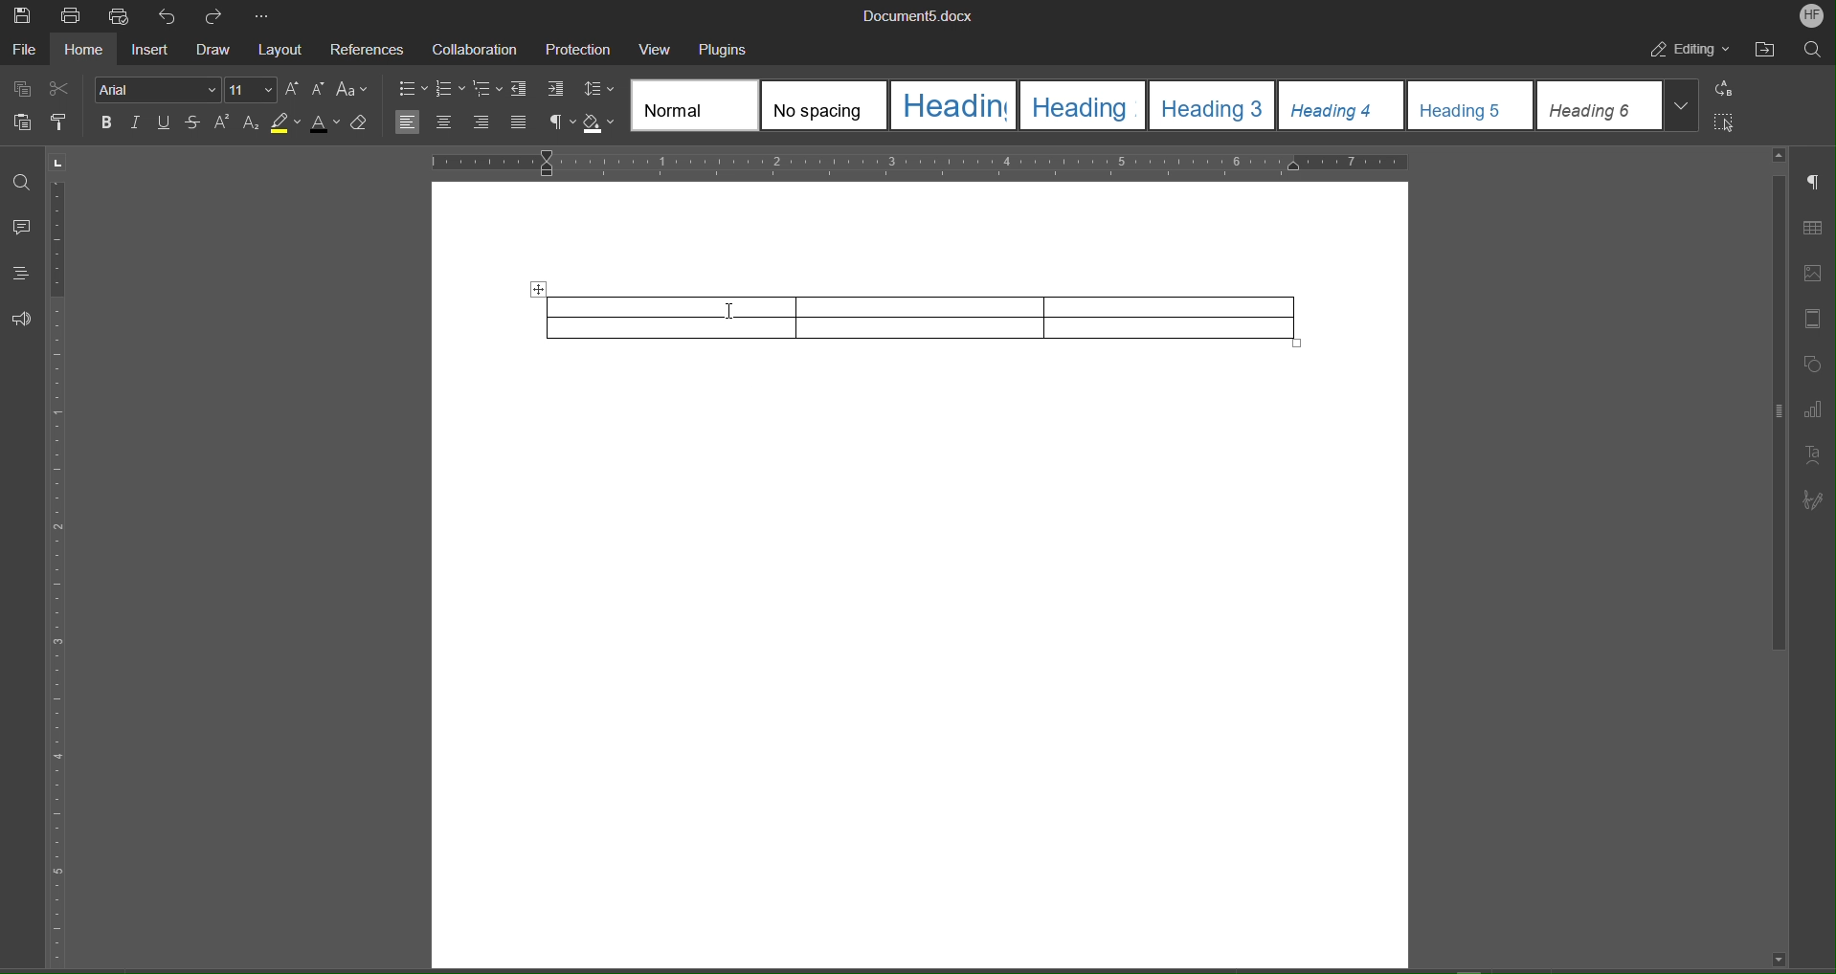 The image size is (1836, 974). What do you see at coordinates (22, 271) in the screenshot?
I see `Headings` at bounding box center [22, 271].